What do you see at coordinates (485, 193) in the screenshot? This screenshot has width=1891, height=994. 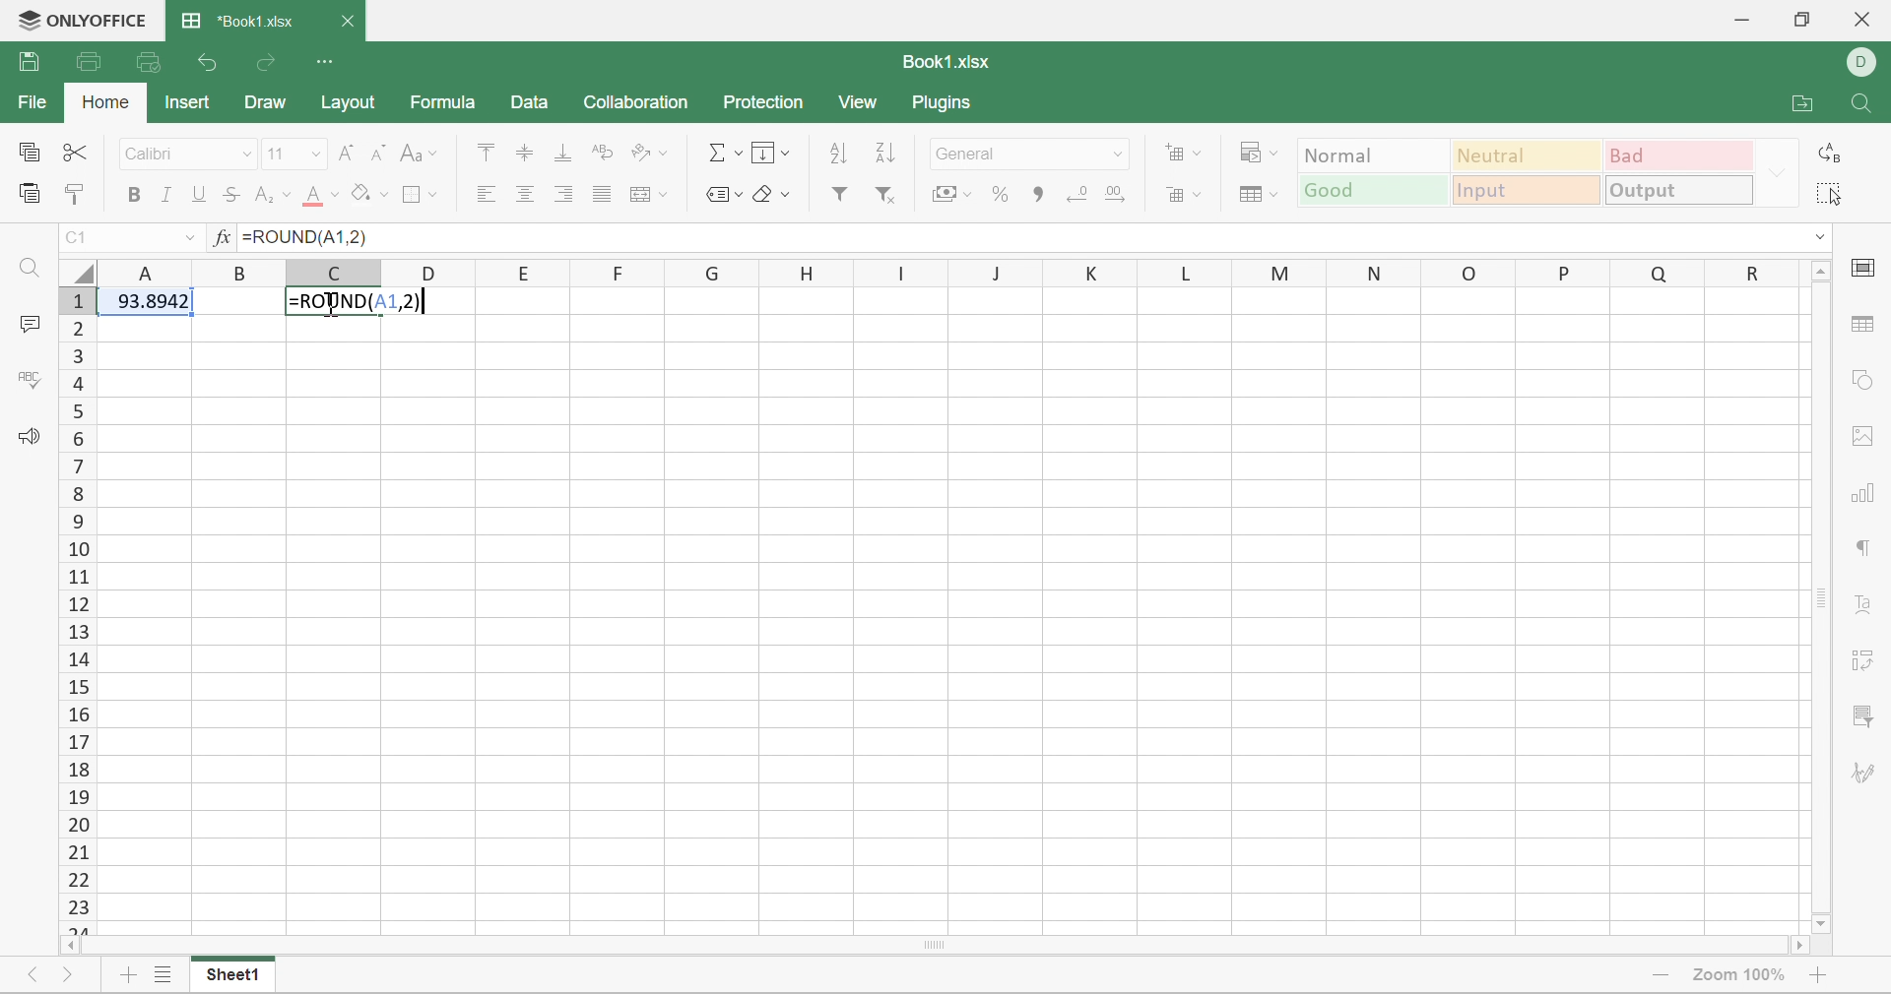 I see `Align Left` at bounding box center [485, 193].